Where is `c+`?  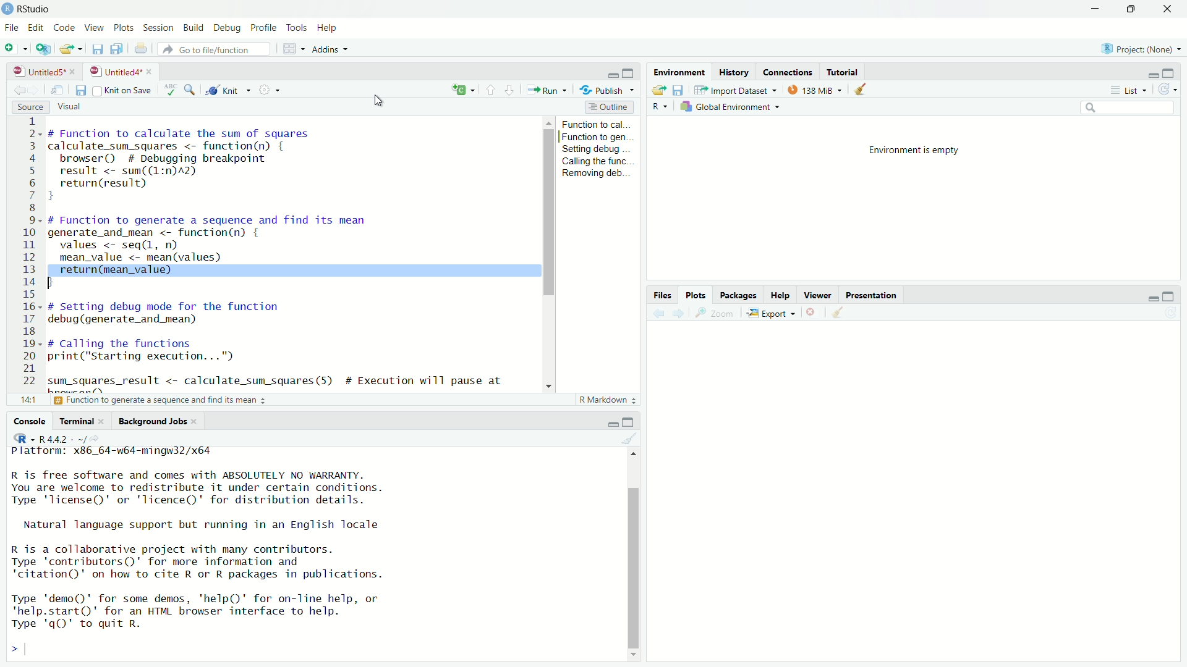 c+ is located at coordinates (462, 90).